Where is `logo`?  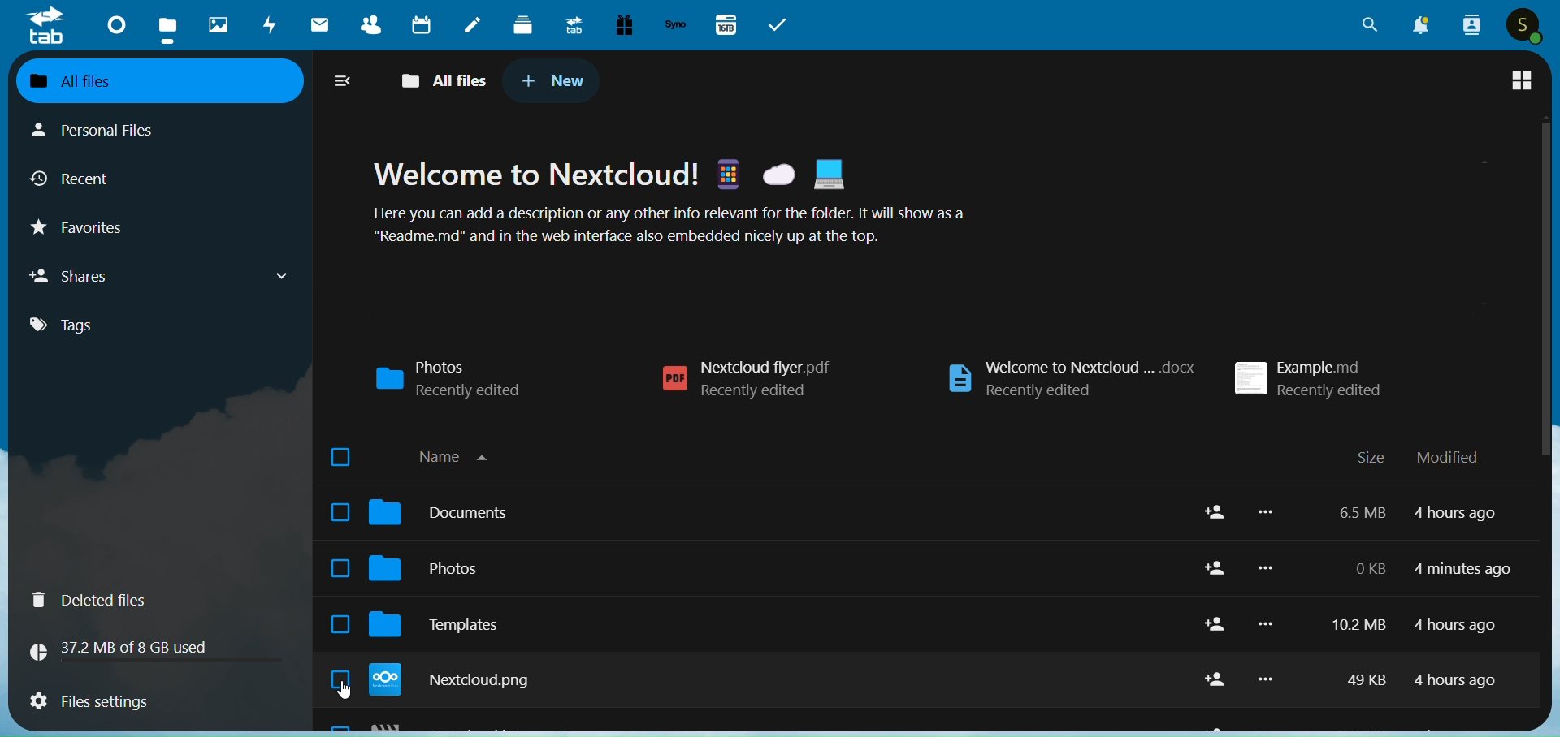 logo is located at coordinates (47, 28).